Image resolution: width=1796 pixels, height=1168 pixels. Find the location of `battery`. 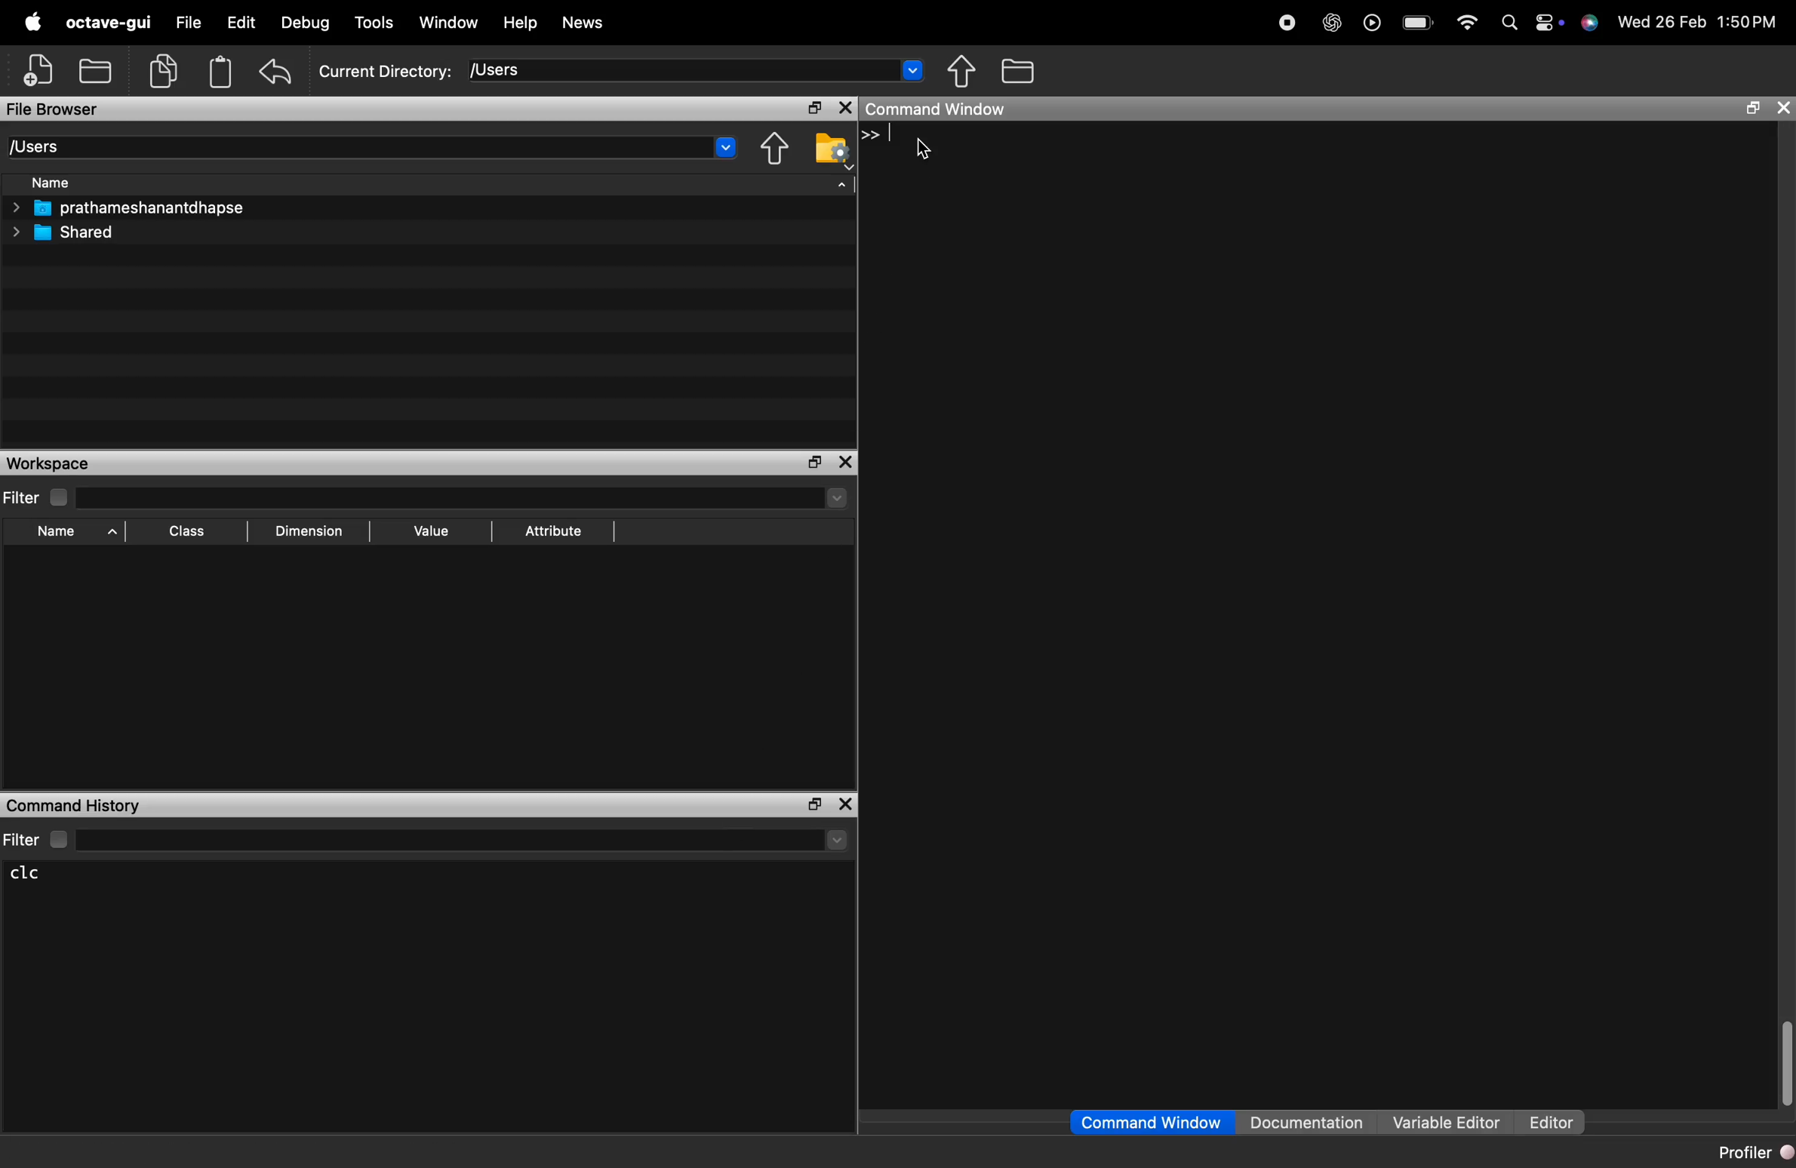

battery is located at coordinates (1417, 19).